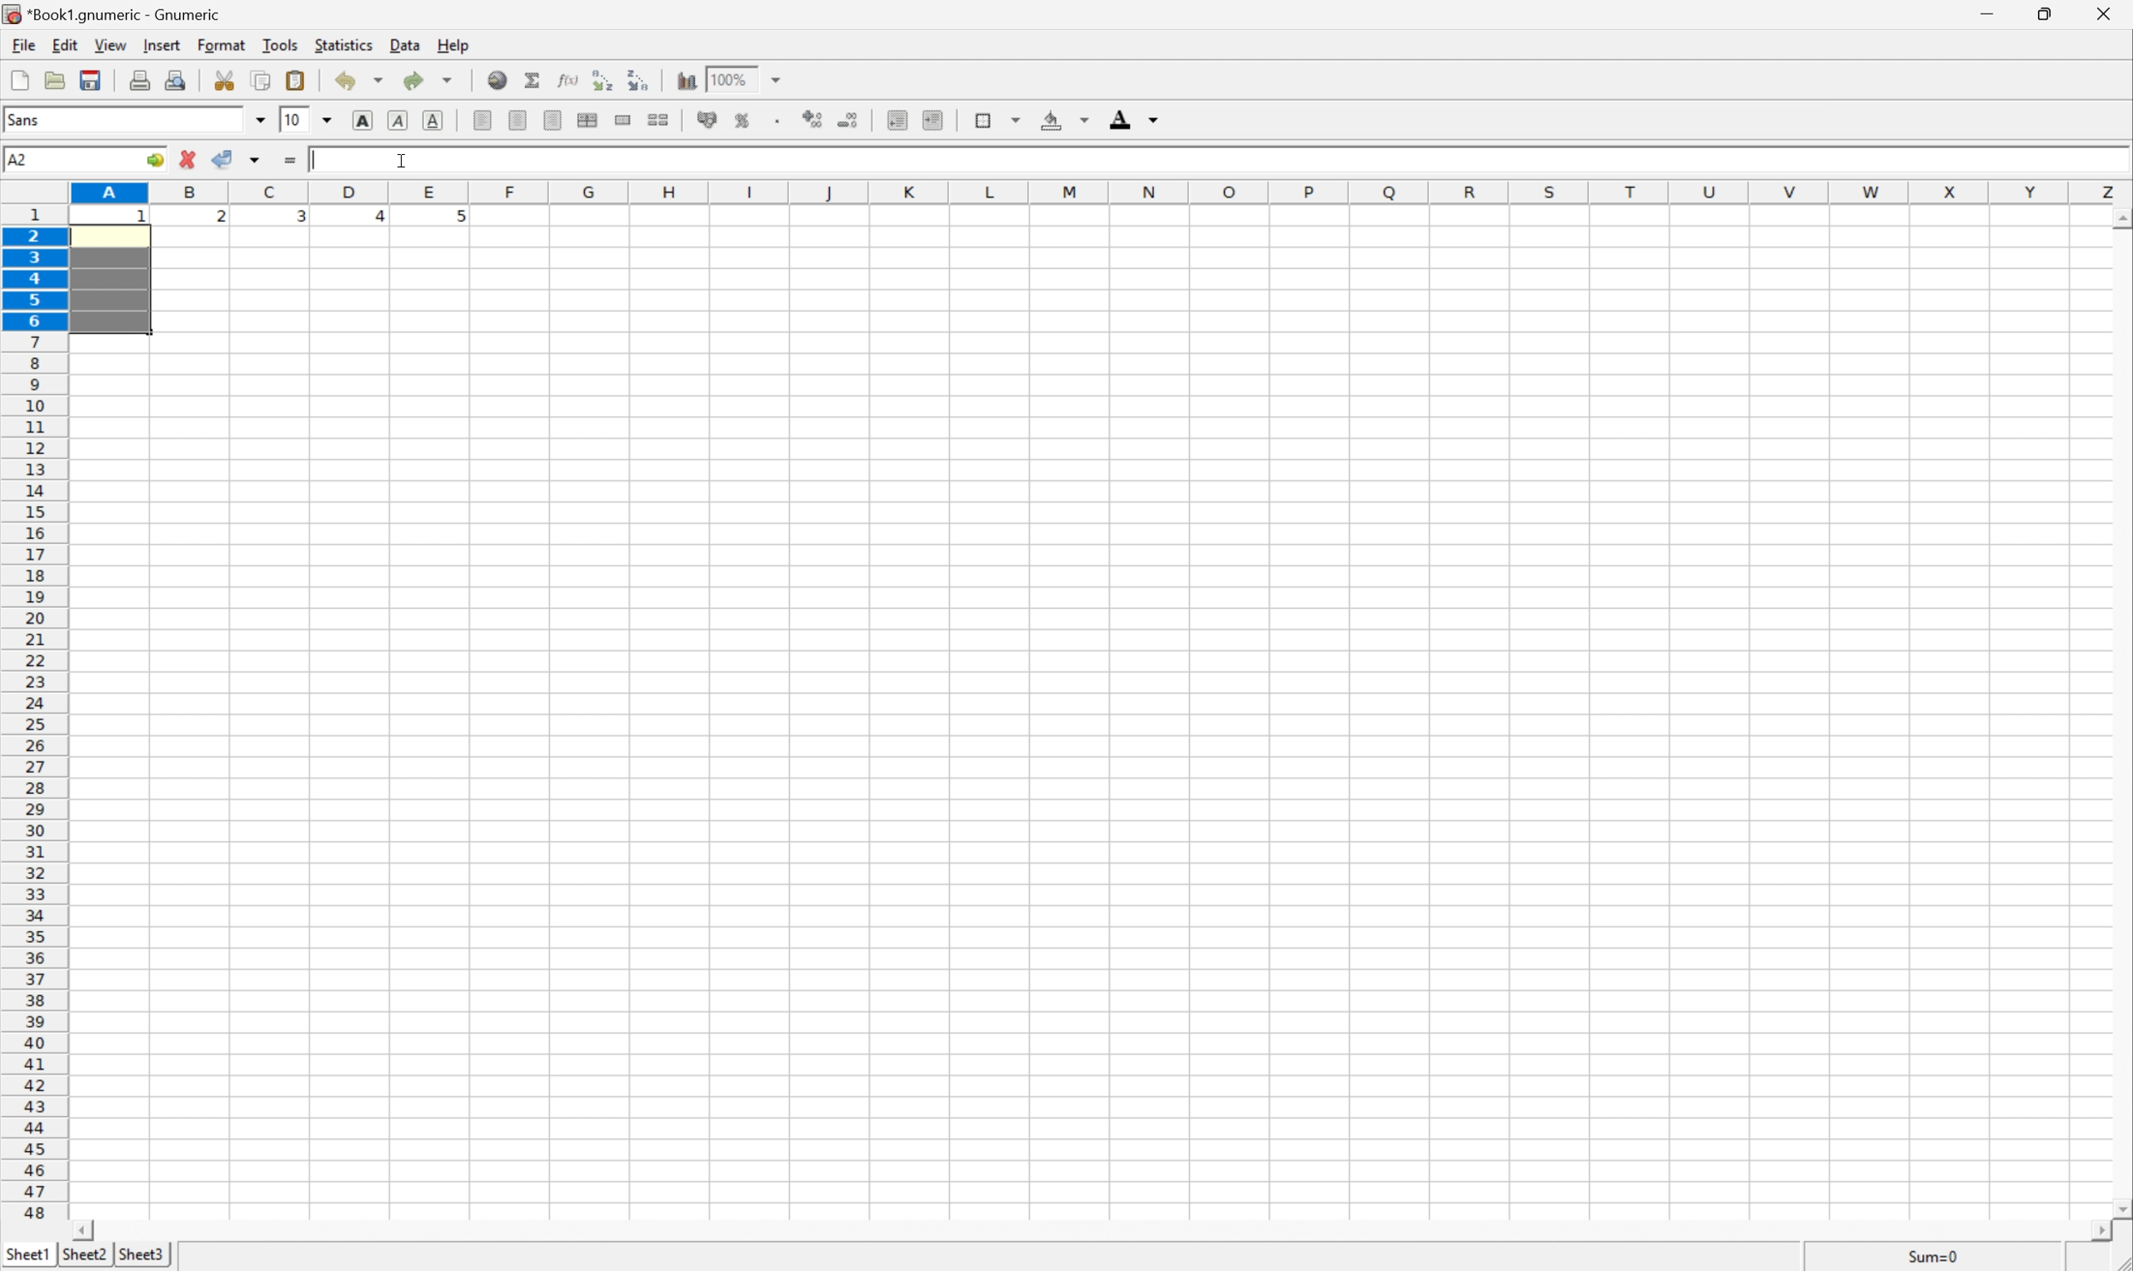 This screenshot has width=2133, height=1271. What do you see at coordinates (743, 122) in the screenshot?
I see `format selection as percentage` at bounding box center [743, 122].